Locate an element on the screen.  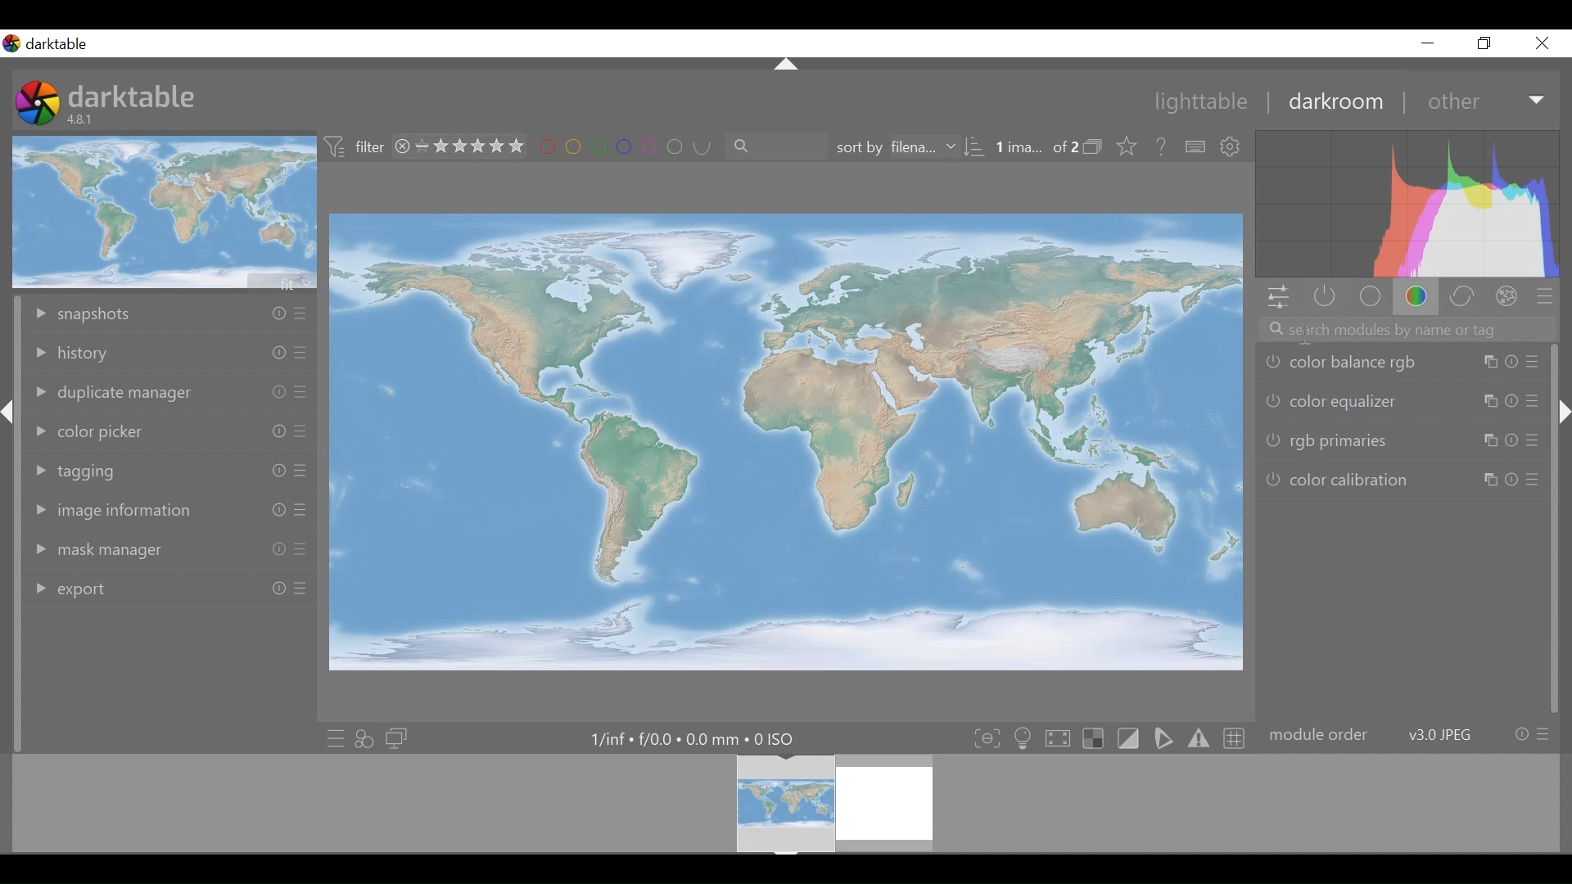
Help is located at coordinates (1161, 145).